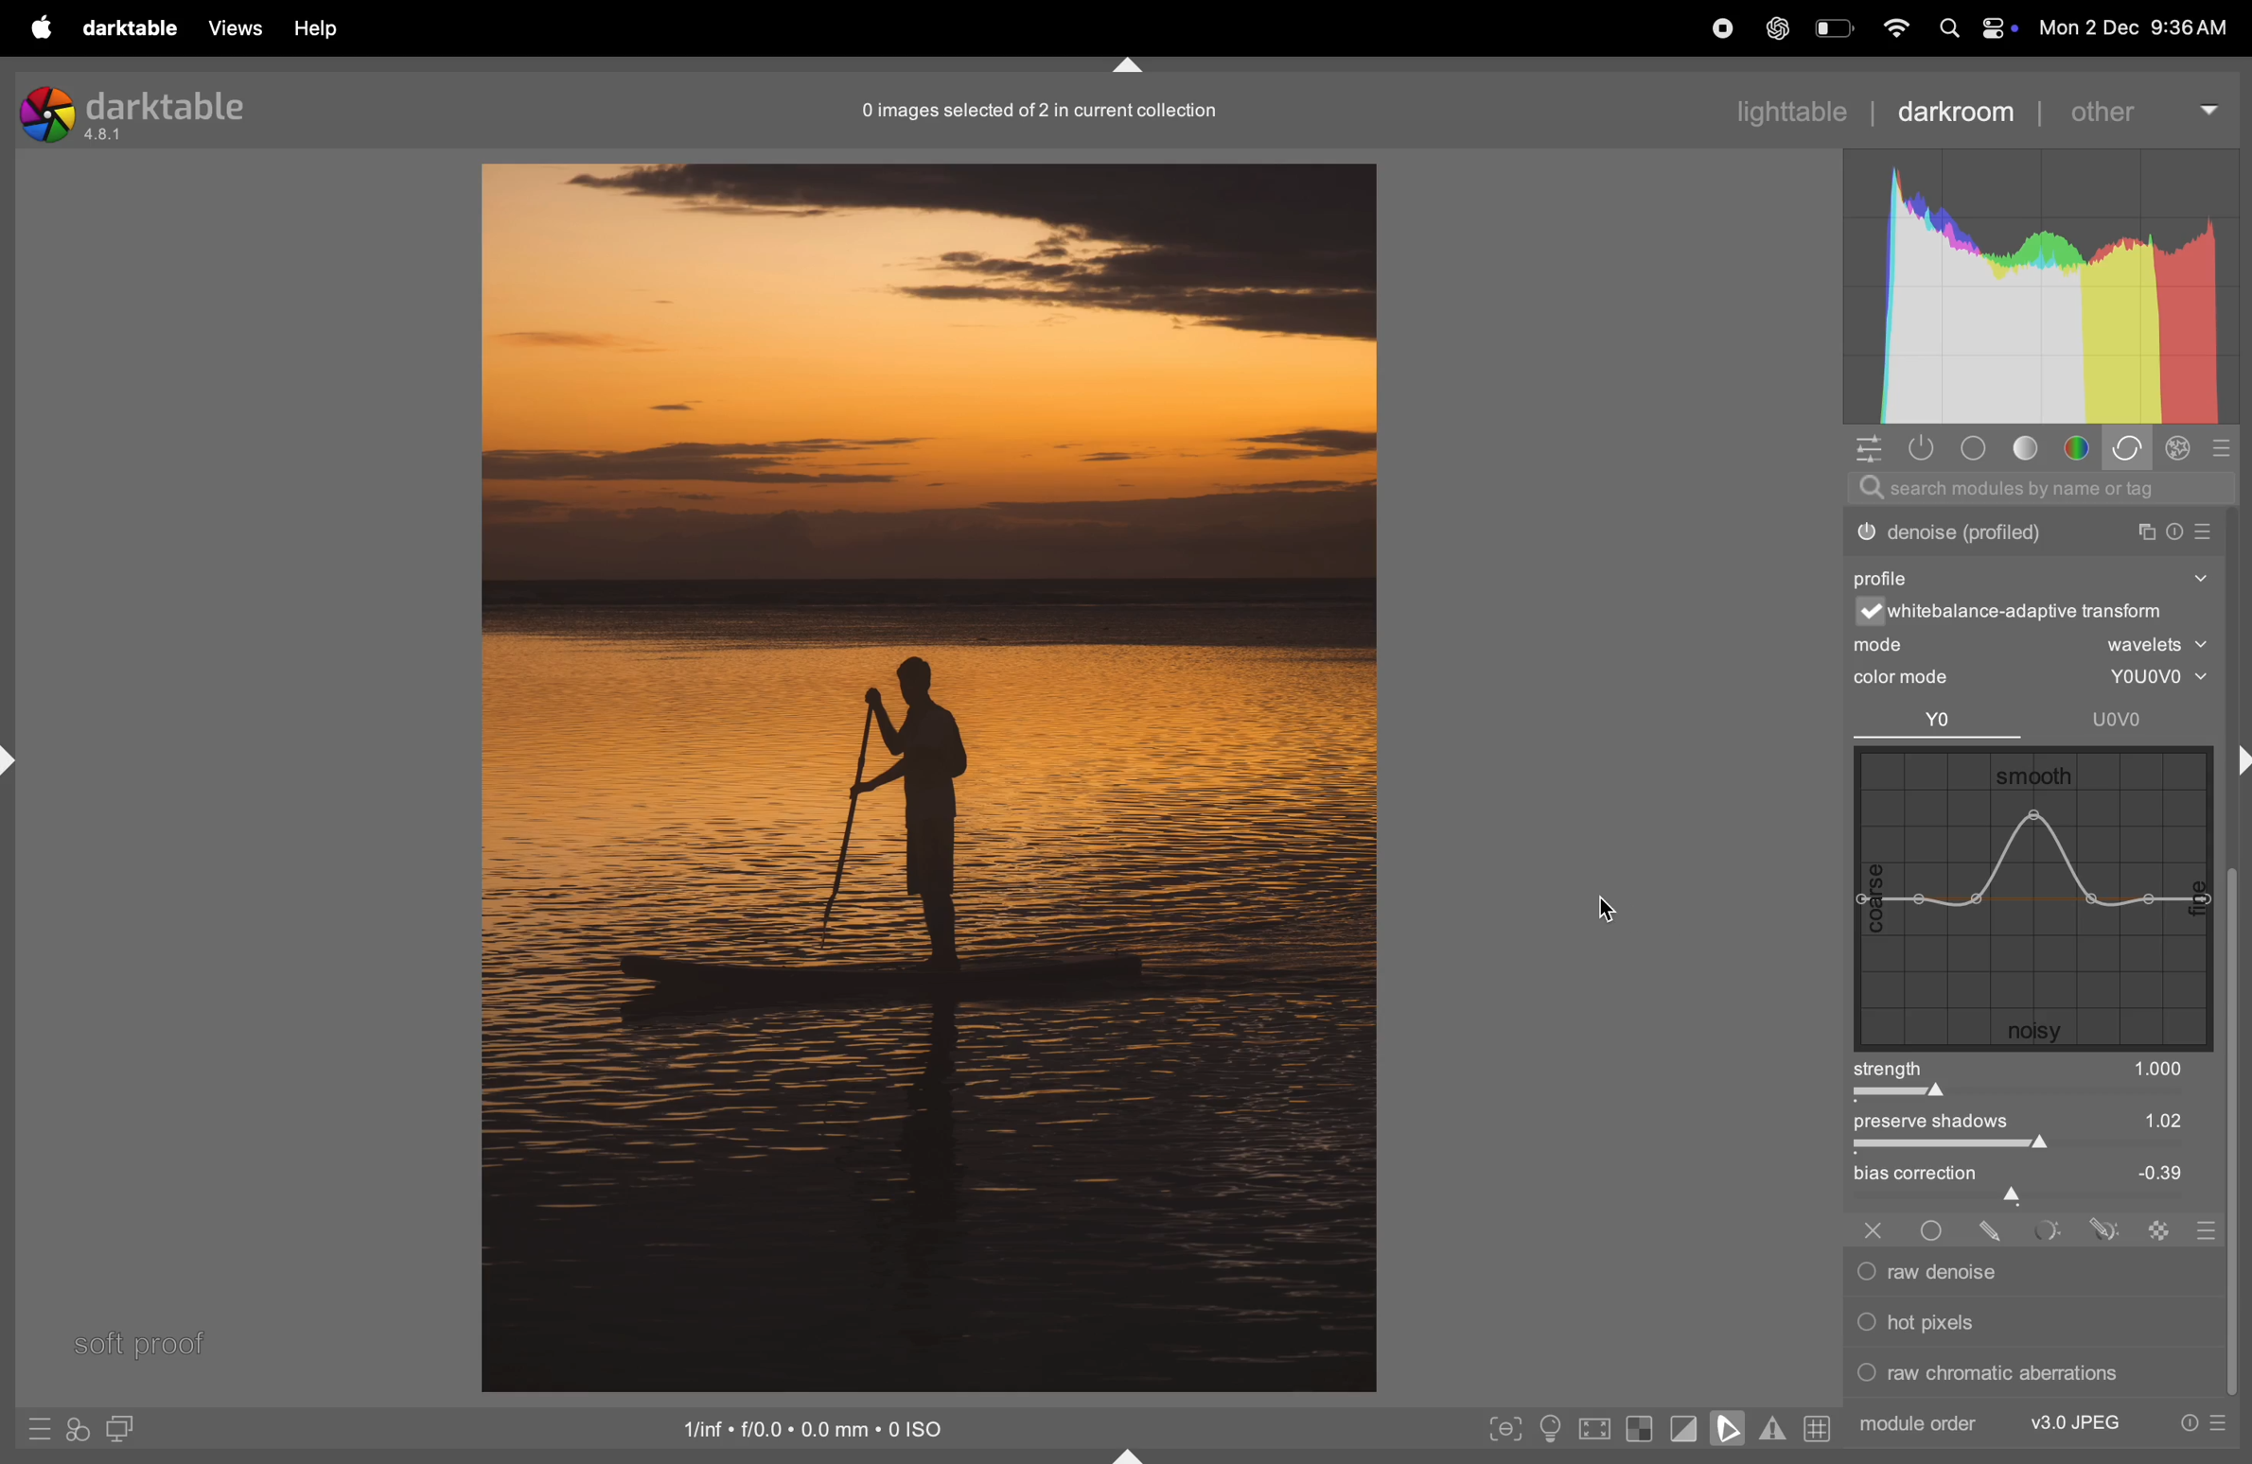 The image size is (2252, 1464). Describe the element at coordinates (1640, 1431) in the screenshot. I see `toggle indication for raw exposure` at that location.